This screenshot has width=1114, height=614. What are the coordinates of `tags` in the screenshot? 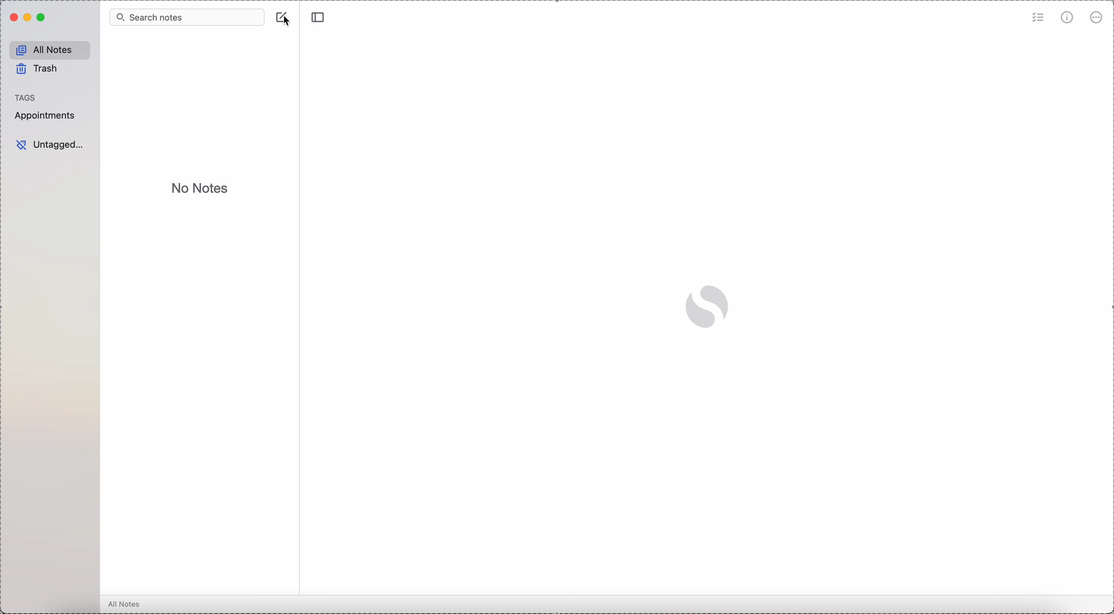 It's located at (26, 96).